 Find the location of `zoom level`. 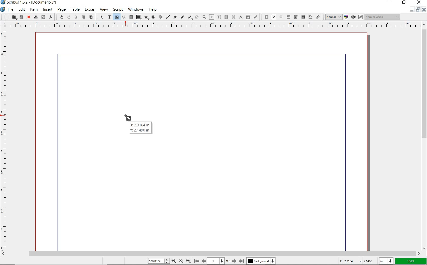

zoom level is located at coordinates (160, 261).